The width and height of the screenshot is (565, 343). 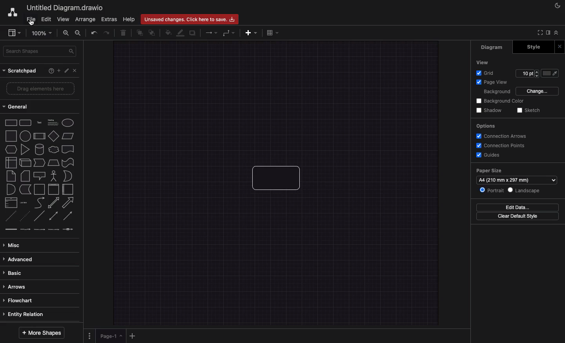 What do you see at coordinates (30, 23) in the screenshot?
I see `Cursor` at bounding box center [30, 23].